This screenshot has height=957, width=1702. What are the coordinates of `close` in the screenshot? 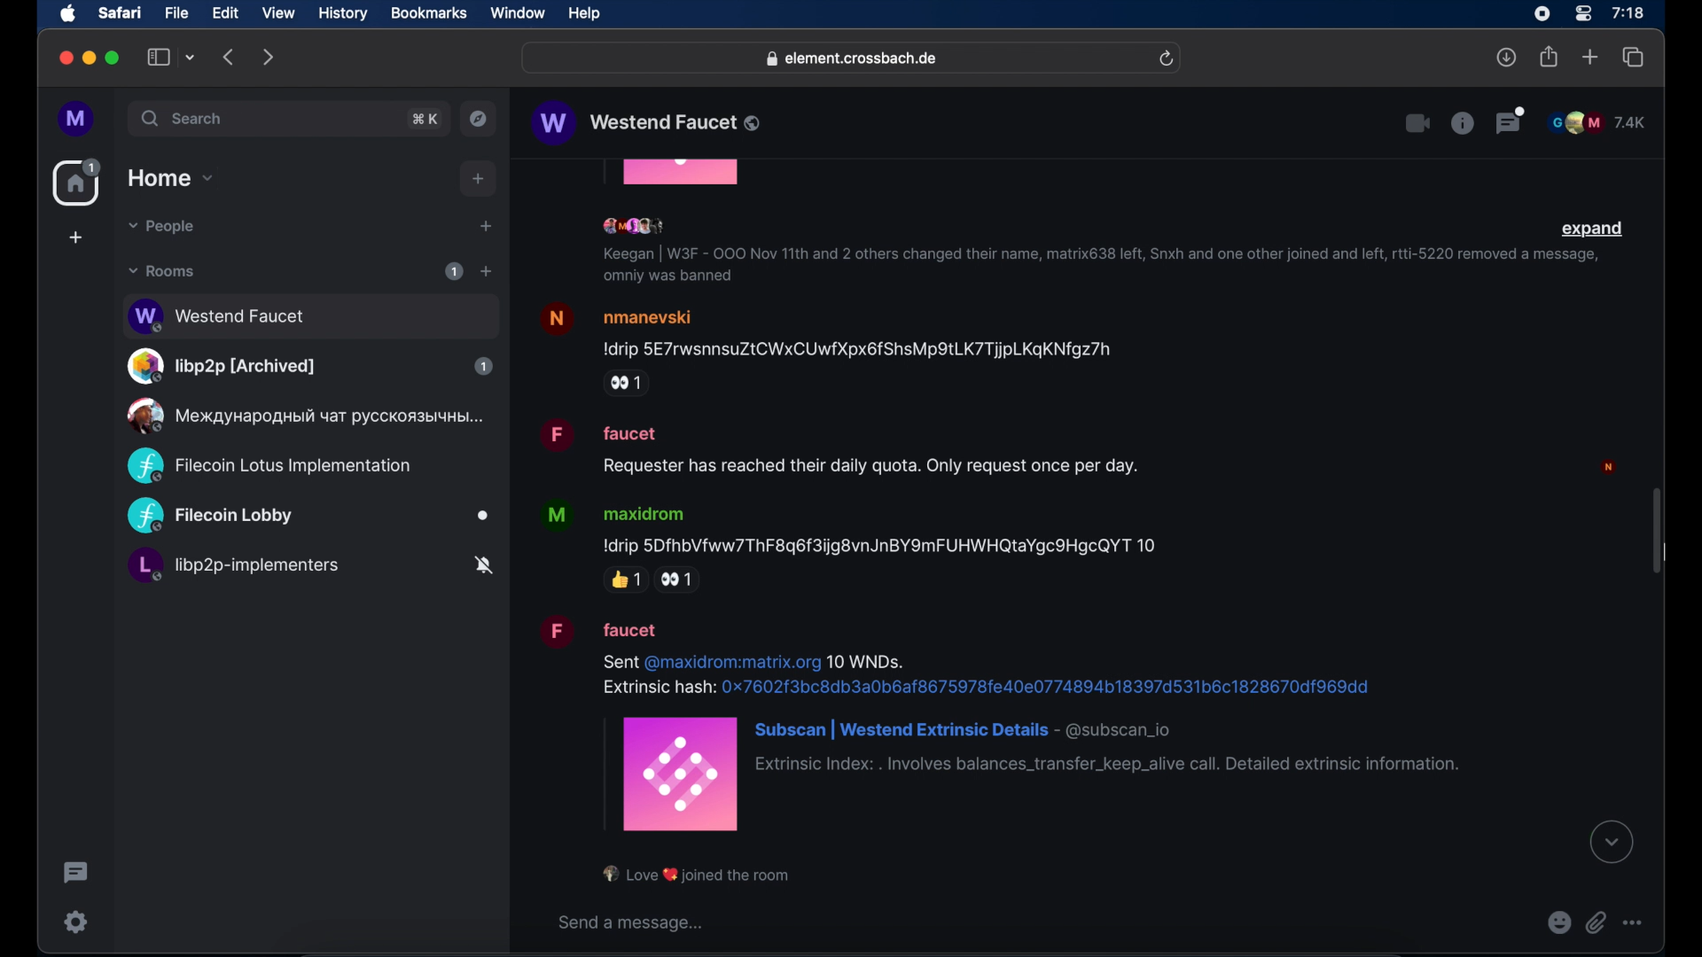 It's located at (64, 58).